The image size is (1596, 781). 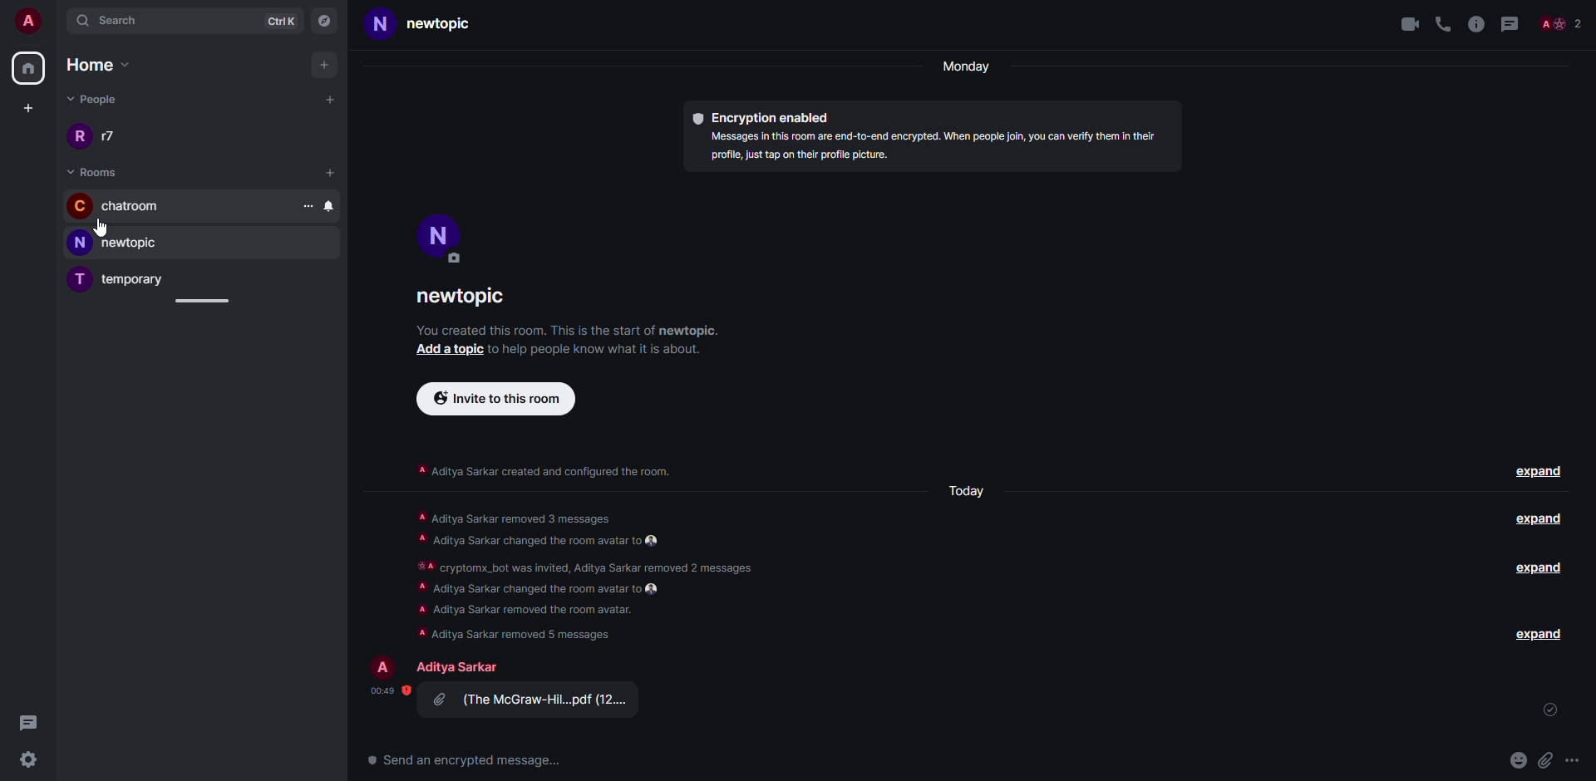 I want to click on room, so click(x=97, y=170).